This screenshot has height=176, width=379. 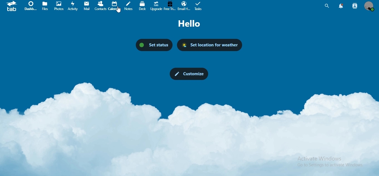 What do you see at coordinates (327, 6) in the screenshot?
I see `search` at bounding box center [327, 6].